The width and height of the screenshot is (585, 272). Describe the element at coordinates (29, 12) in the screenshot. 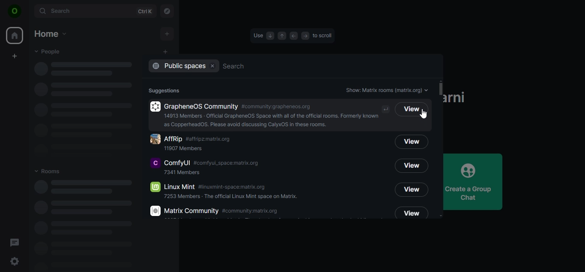

I see `expand` at that location.